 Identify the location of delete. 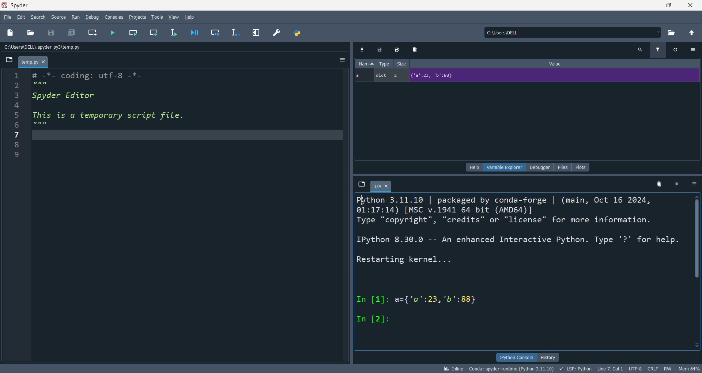
(659, 183).